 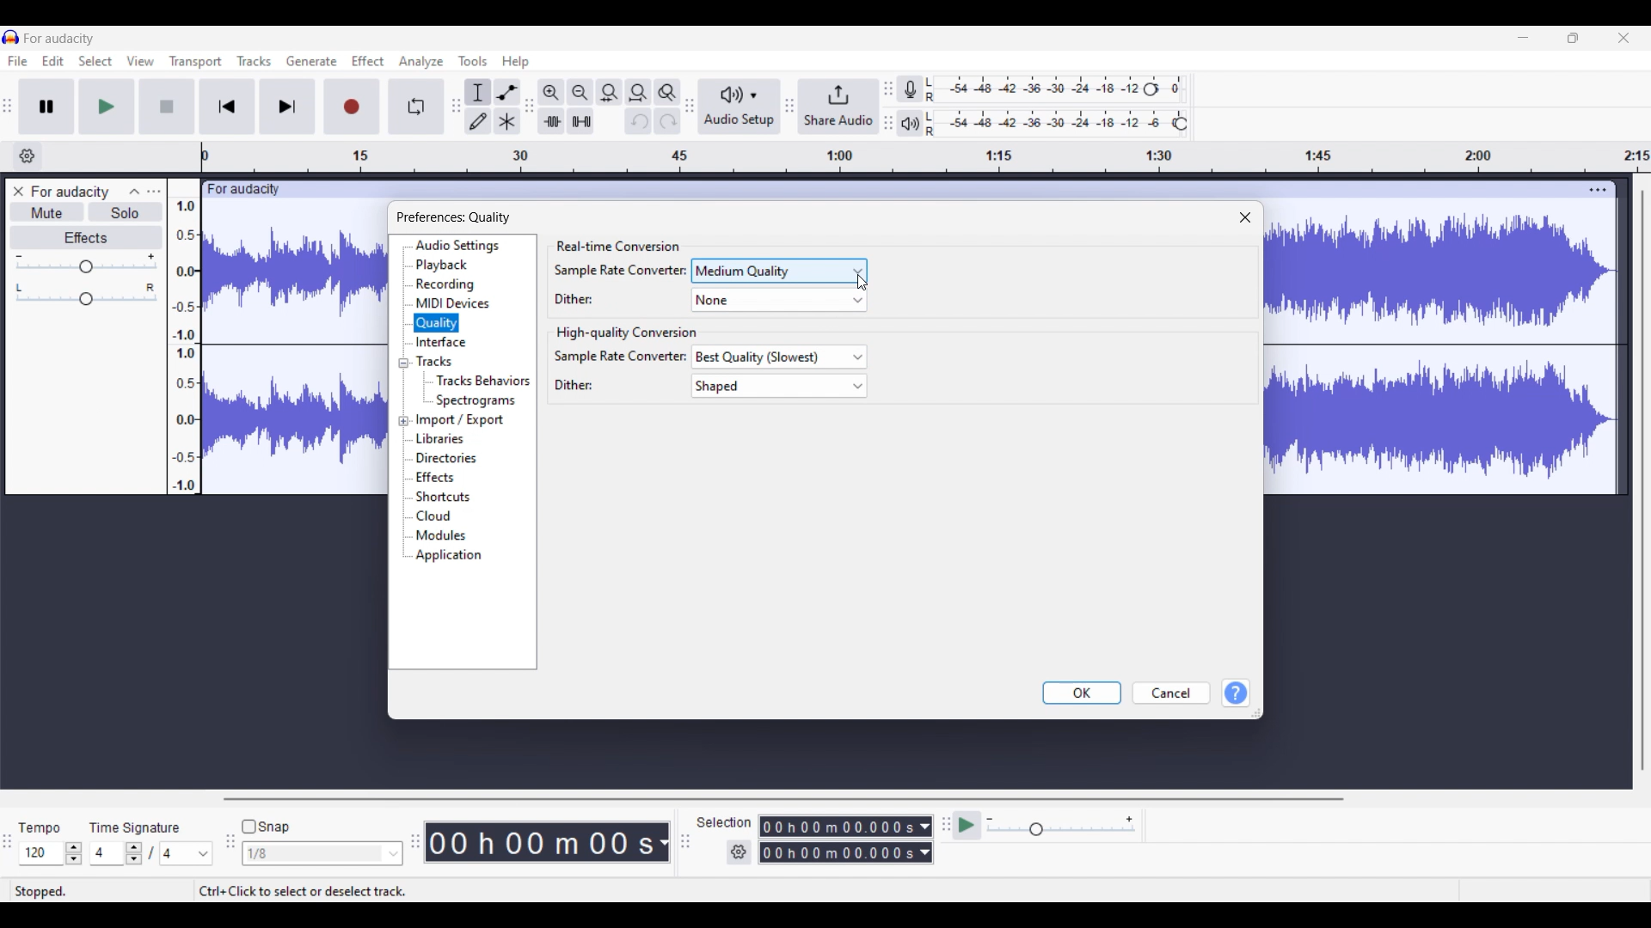 I want to click on Playback level, so click(x=1046, y=124).